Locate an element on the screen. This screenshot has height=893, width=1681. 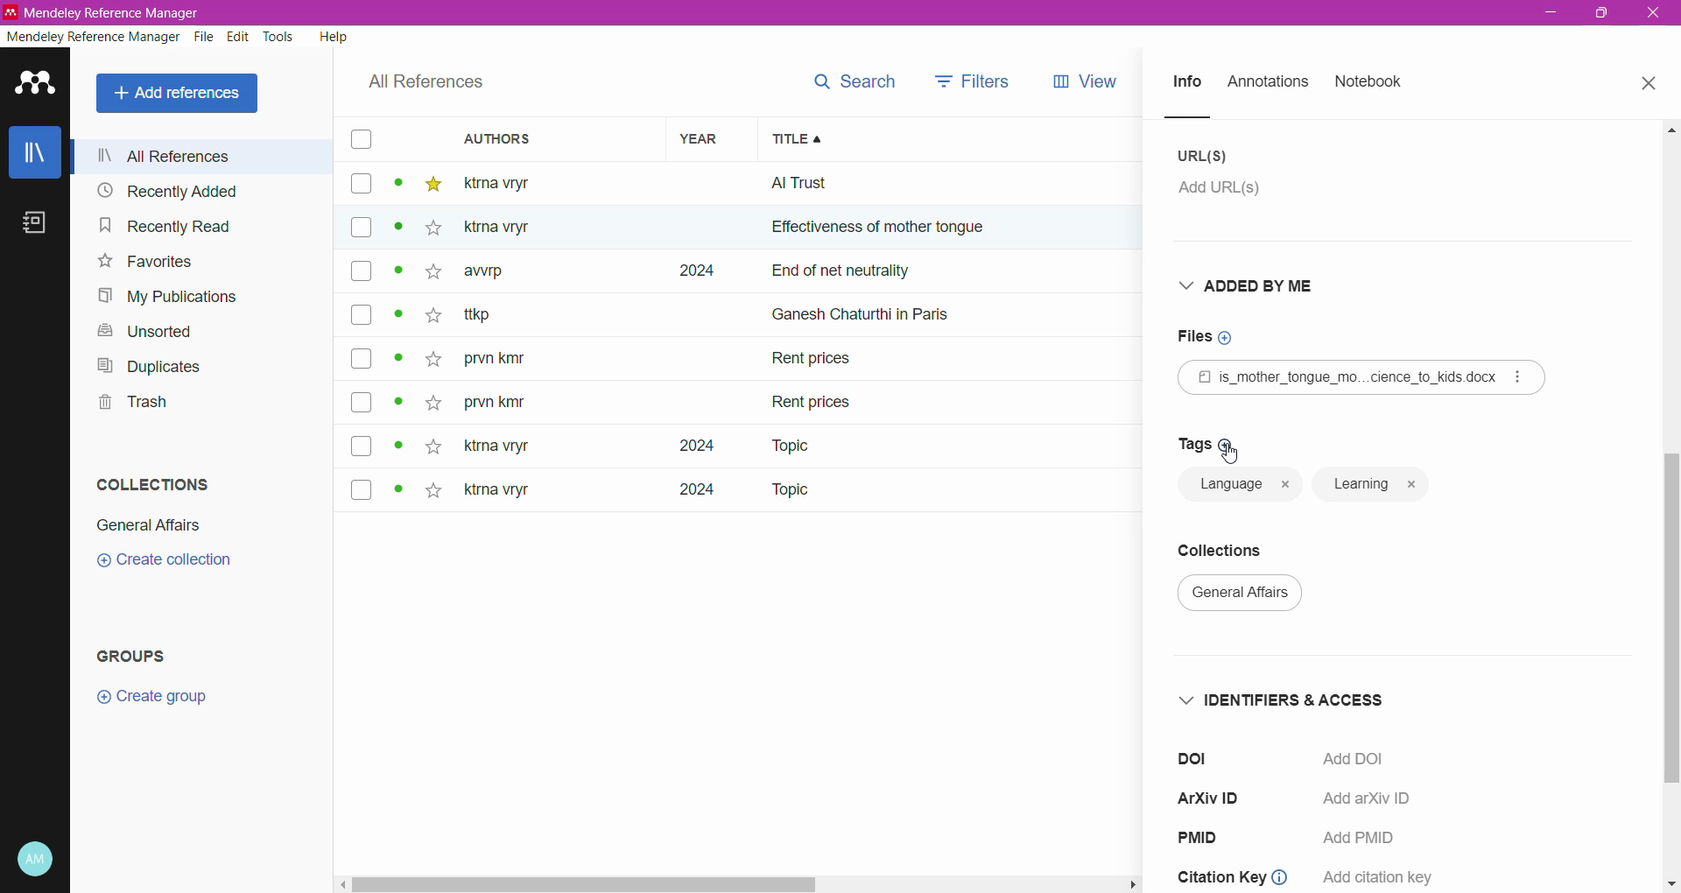
Info is located at coordinates (1185, 83).